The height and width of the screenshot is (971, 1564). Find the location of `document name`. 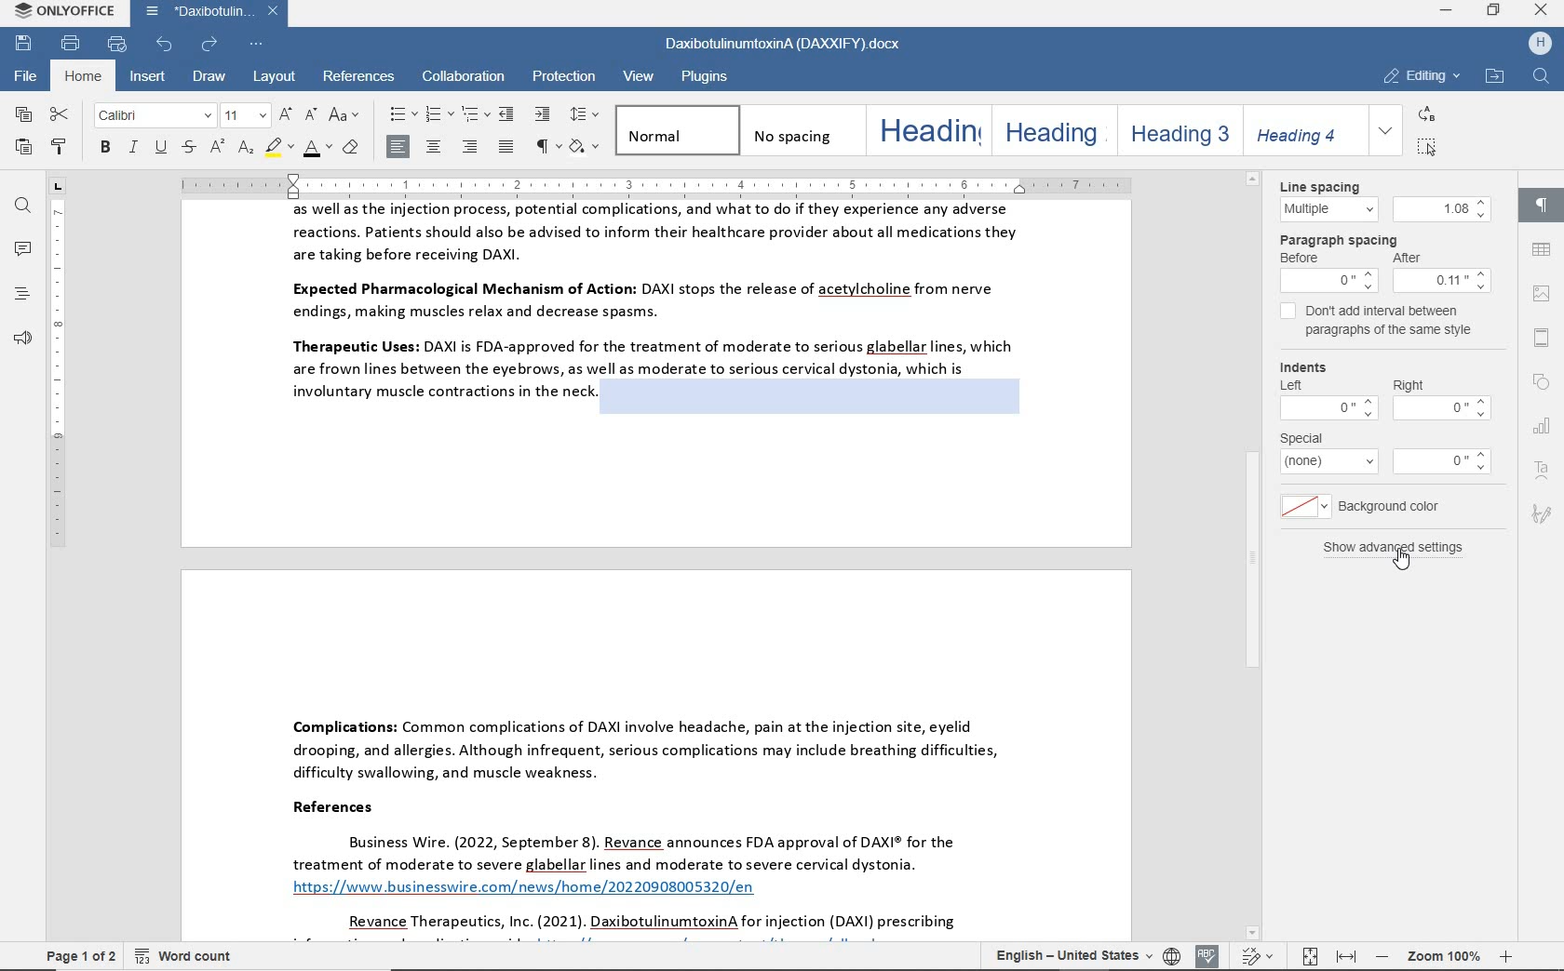

document name is located at coordinates (214, 12).